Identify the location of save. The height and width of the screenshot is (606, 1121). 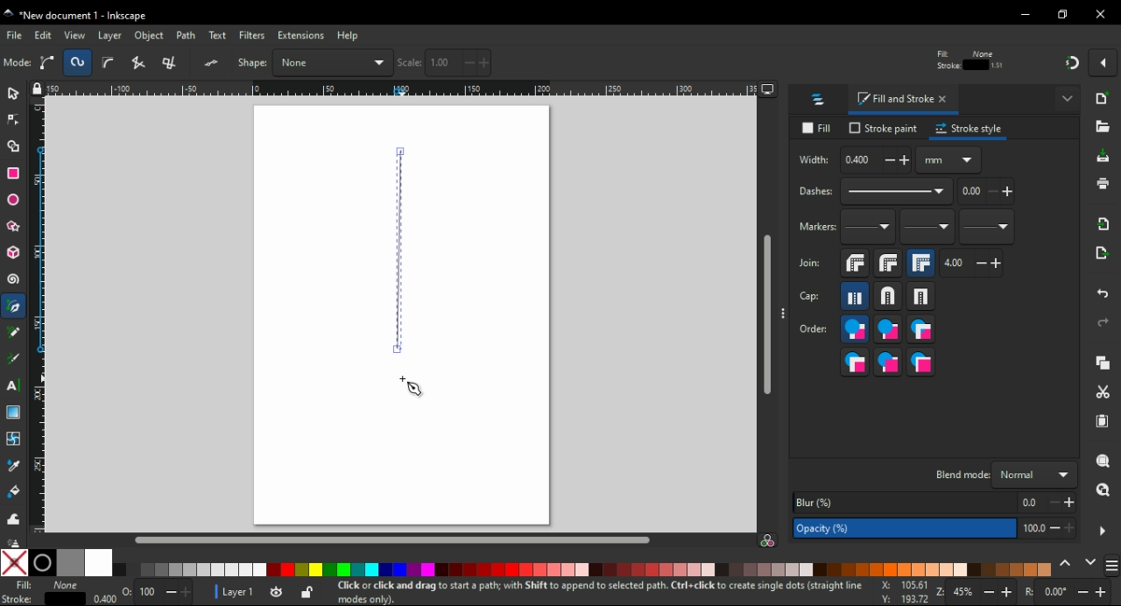
(1103, 157).